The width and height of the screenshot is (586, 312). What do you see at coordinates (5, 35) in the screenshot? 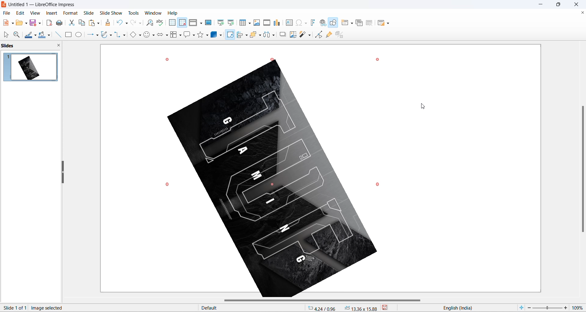
I see `select` at bounding box center [5, 35].